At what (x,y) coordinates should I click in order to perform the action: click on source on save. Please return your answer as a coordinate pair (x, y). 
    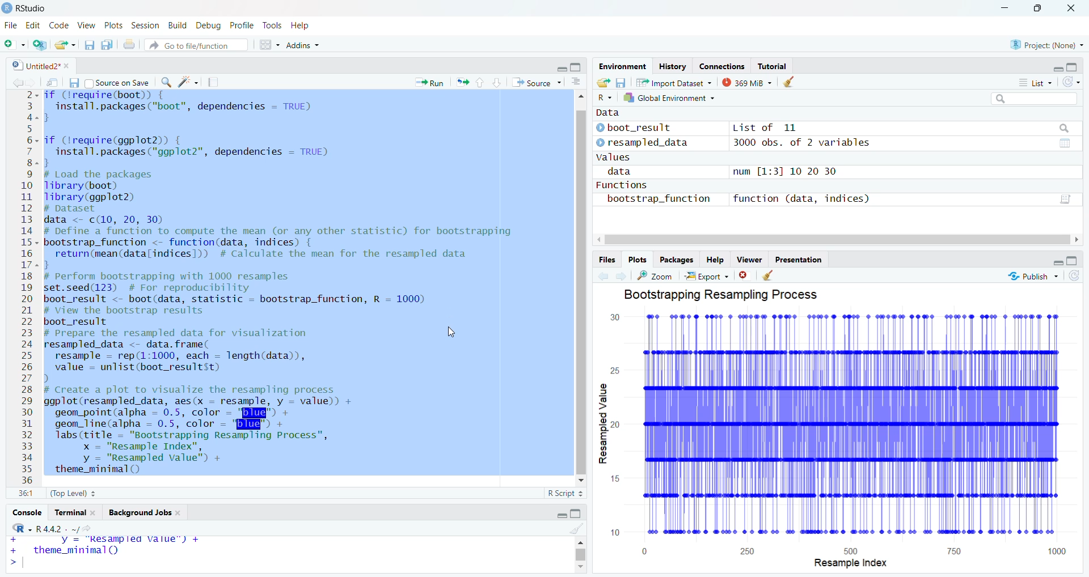
    Looking at the image, I should click on (120, 82).